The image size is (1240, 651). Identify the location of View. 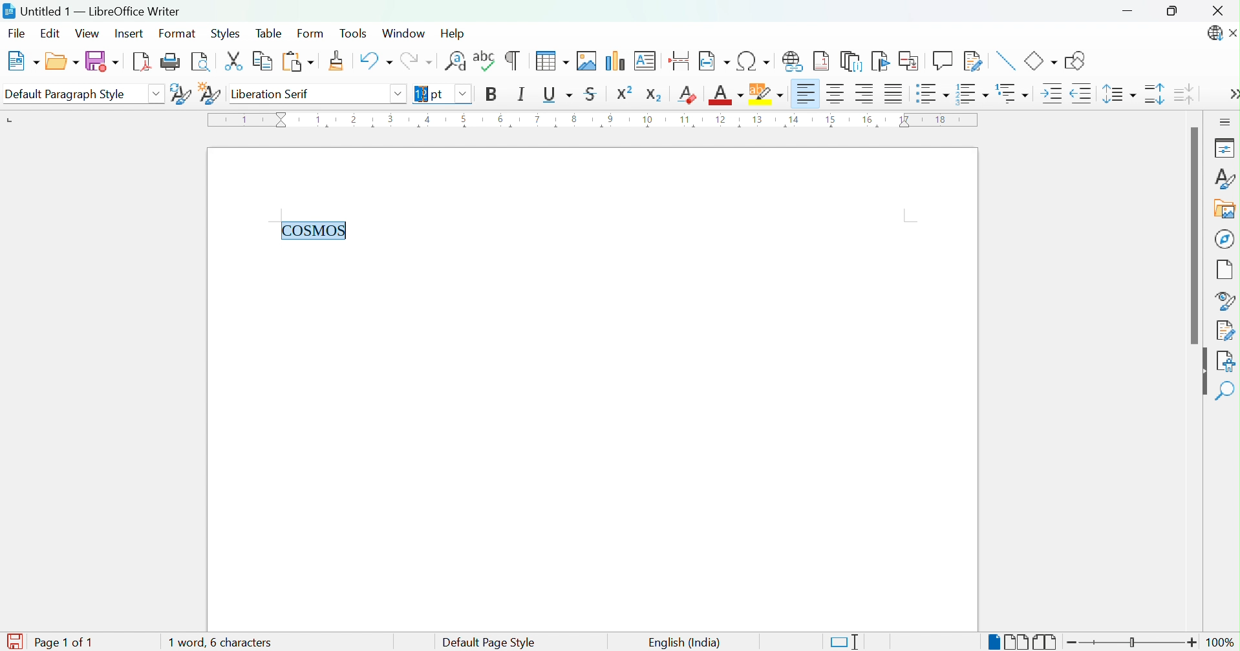
(88, 34).